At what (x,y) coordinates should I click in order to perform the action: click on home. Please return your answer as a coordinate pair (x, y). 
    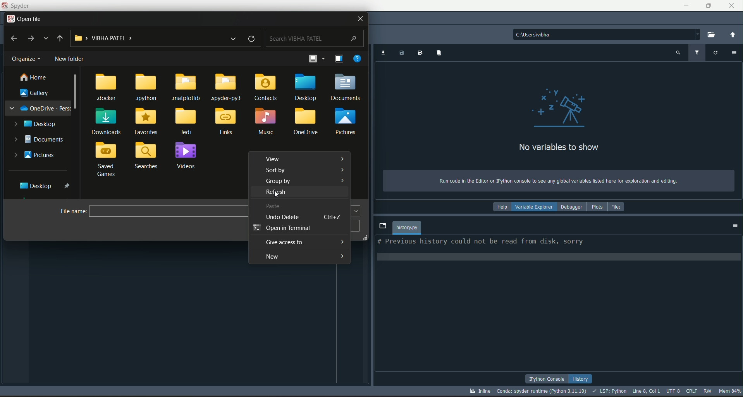
    Looking at the image, I should click on (33, 78).